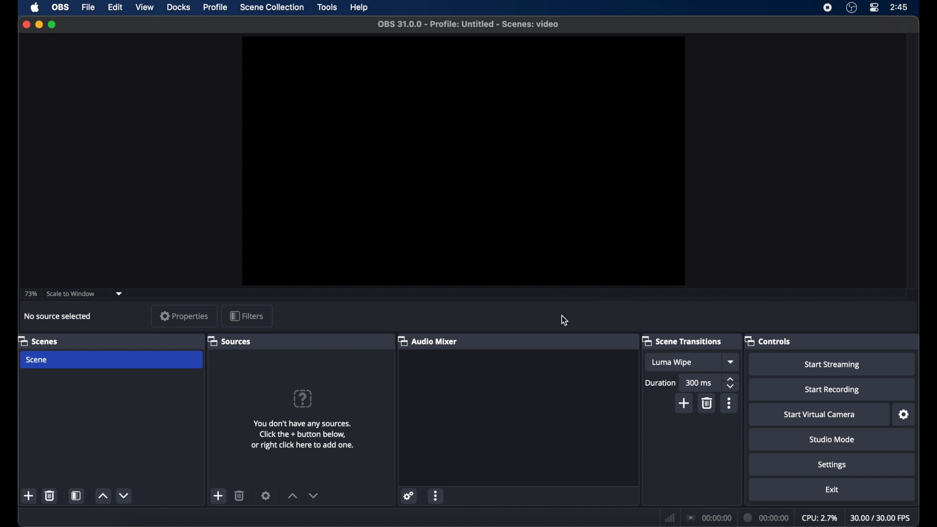  What do you see at coordinates (328, 7) in the screenshot?
I see `tools` at bounding box center [328, 7].